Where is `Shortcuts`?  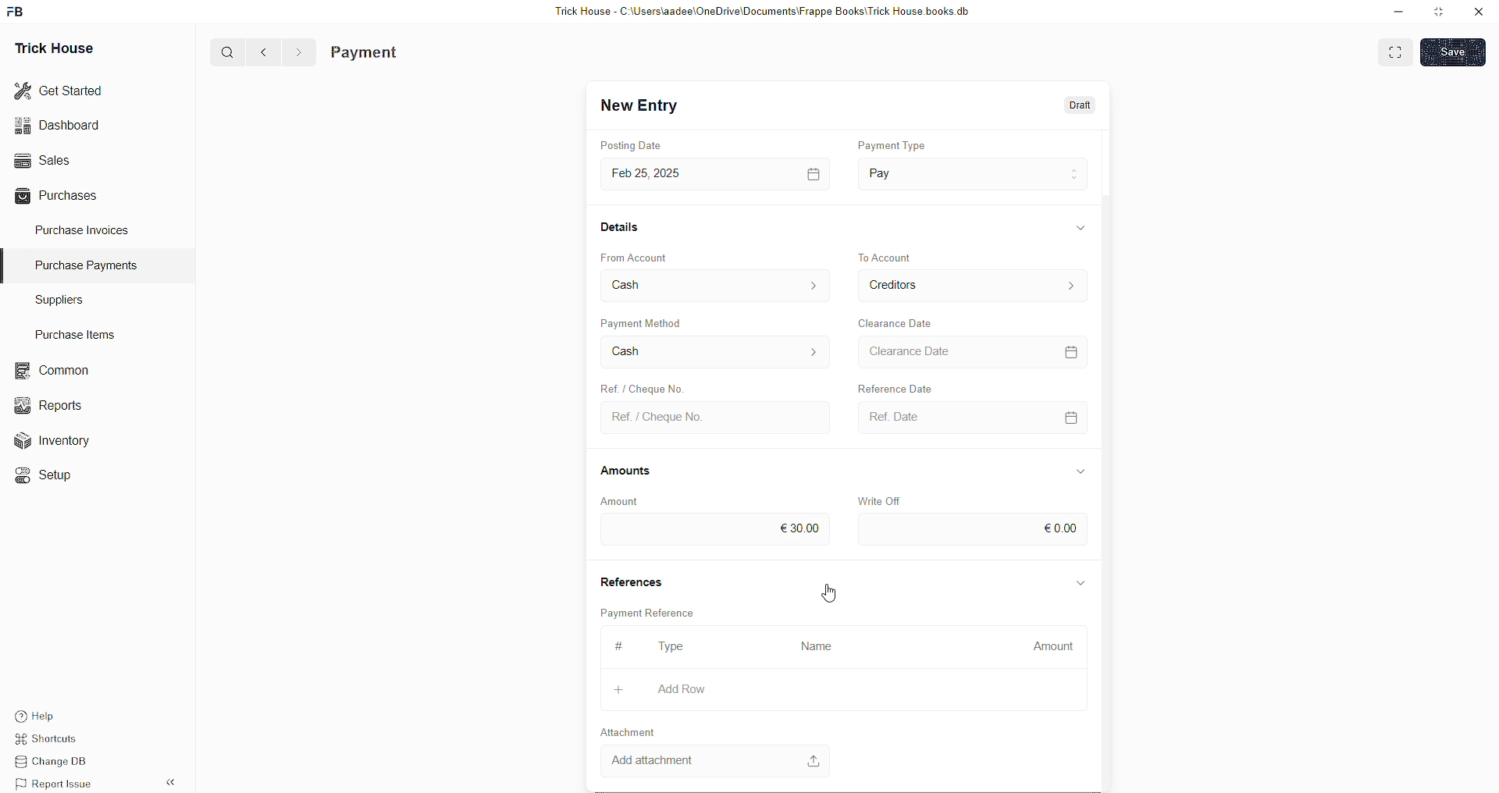
Shortcuts is located at coordinates (55, 741).